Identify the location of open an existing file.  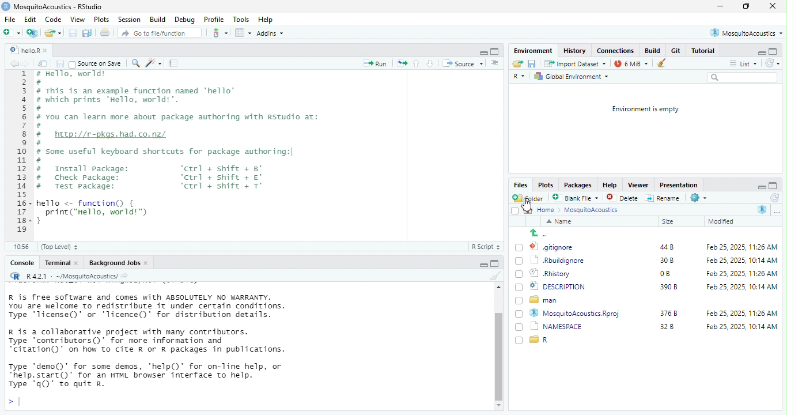
(519, 65).